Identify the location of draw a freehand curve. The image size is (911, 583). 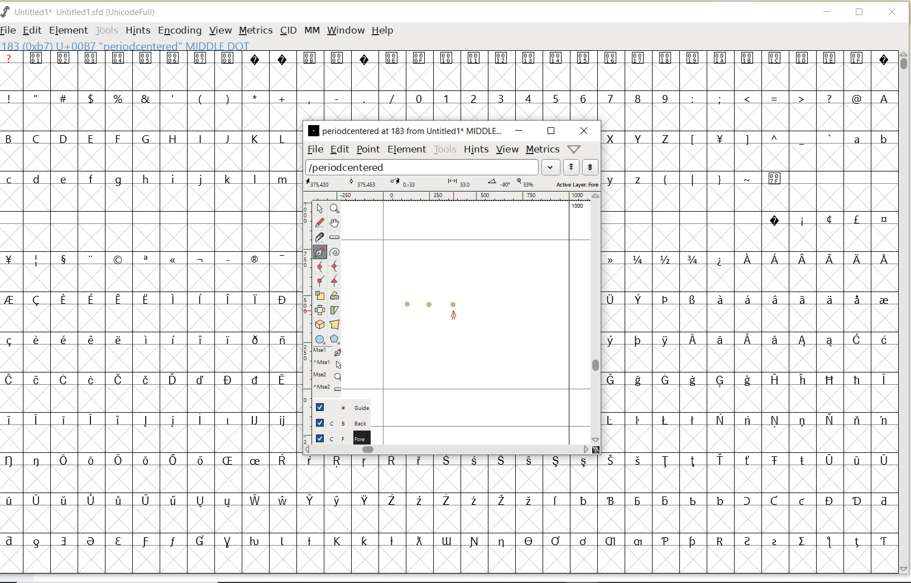
(319, 221).